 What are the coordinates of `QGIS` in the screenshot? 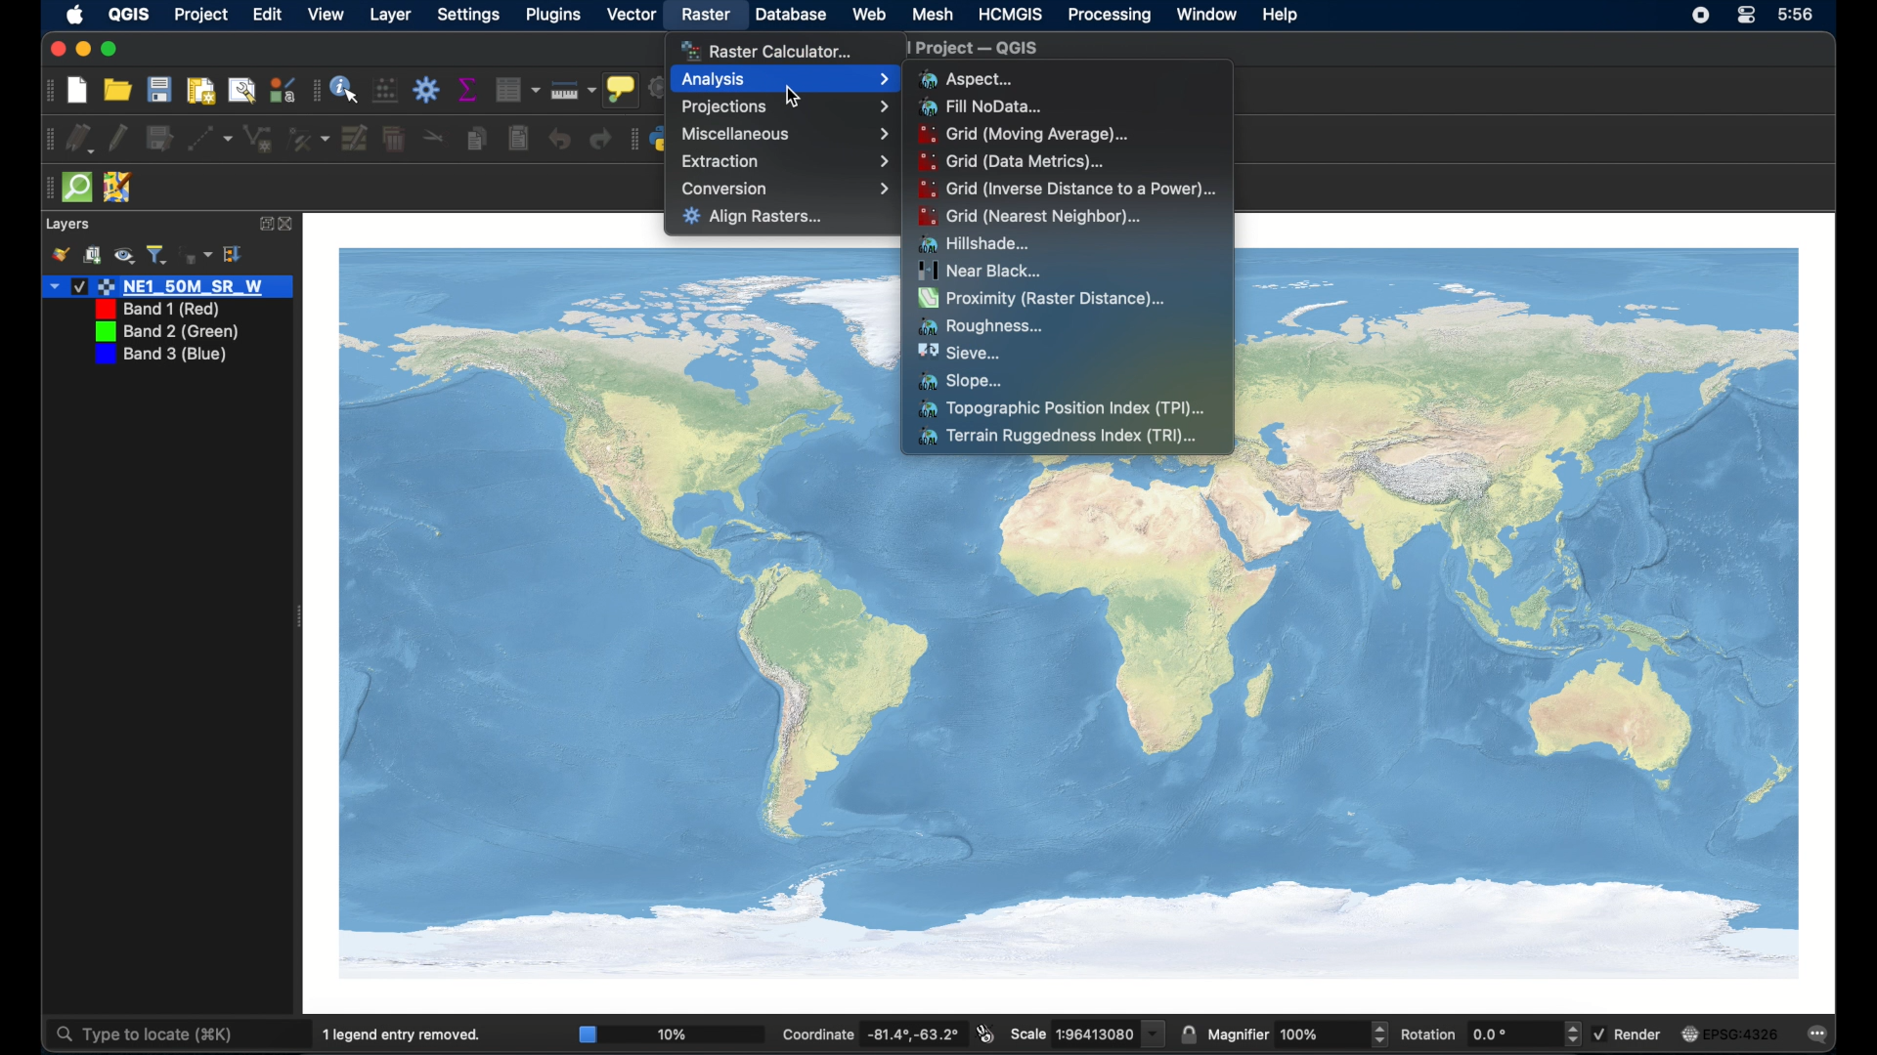 It's located at (131, 14).